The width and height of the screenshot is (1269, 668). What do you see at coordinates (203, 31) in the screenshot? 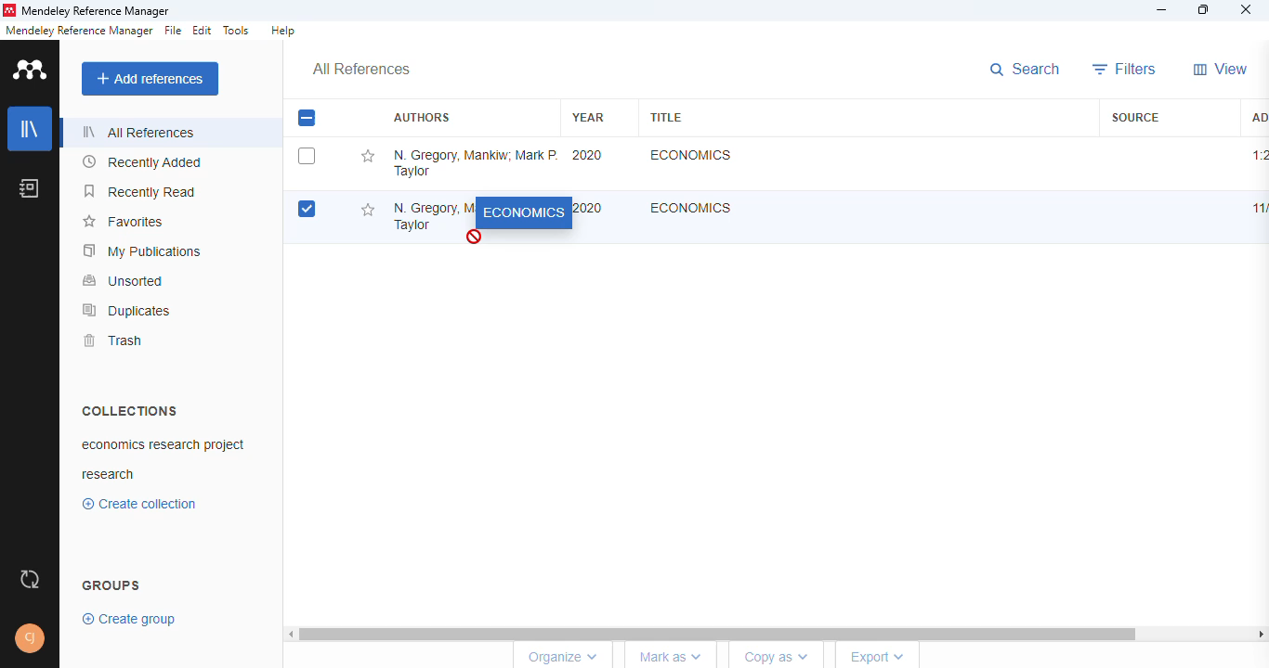
I see `edit` at bounding box center [203, 31].